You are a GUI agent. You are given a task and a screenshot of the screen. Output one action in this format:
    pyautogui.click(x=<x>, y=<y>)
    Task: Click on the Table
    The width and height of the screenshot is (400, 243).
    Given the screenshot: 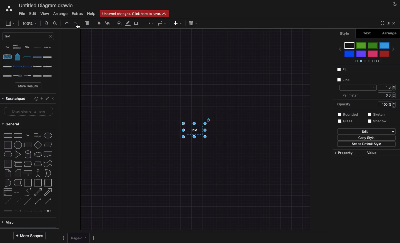 What is the action you would take?
    pyautogui.click(x=193, y=24)
    